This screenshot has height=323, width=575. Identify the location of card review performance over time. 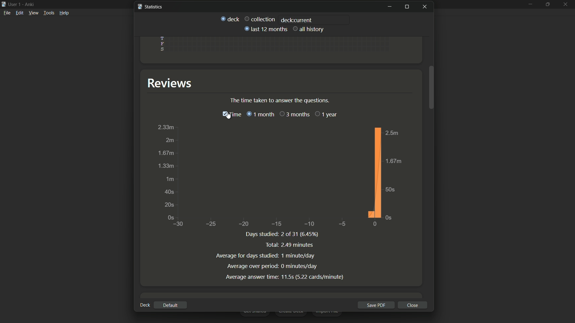
(279, 176).